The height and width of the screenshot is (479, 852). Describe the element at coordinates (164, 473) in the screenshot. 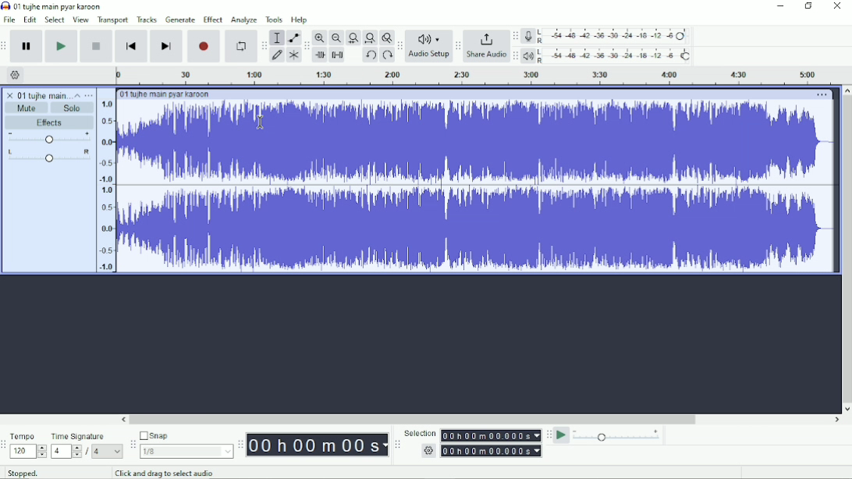

I see `Click and drag to select audio` at that location.